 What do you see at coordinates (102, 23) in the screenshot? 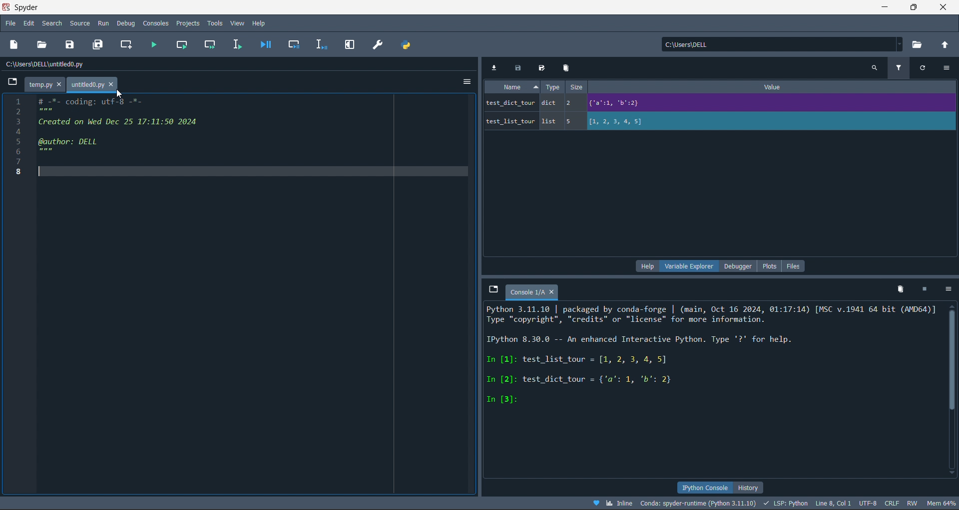
I see `run` at bounding box center [102, 23].